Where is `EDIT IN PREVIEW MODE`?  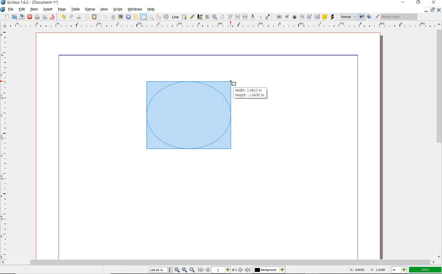 EDIT IN PREVIEW MODE is located at coordinates (376, 17).